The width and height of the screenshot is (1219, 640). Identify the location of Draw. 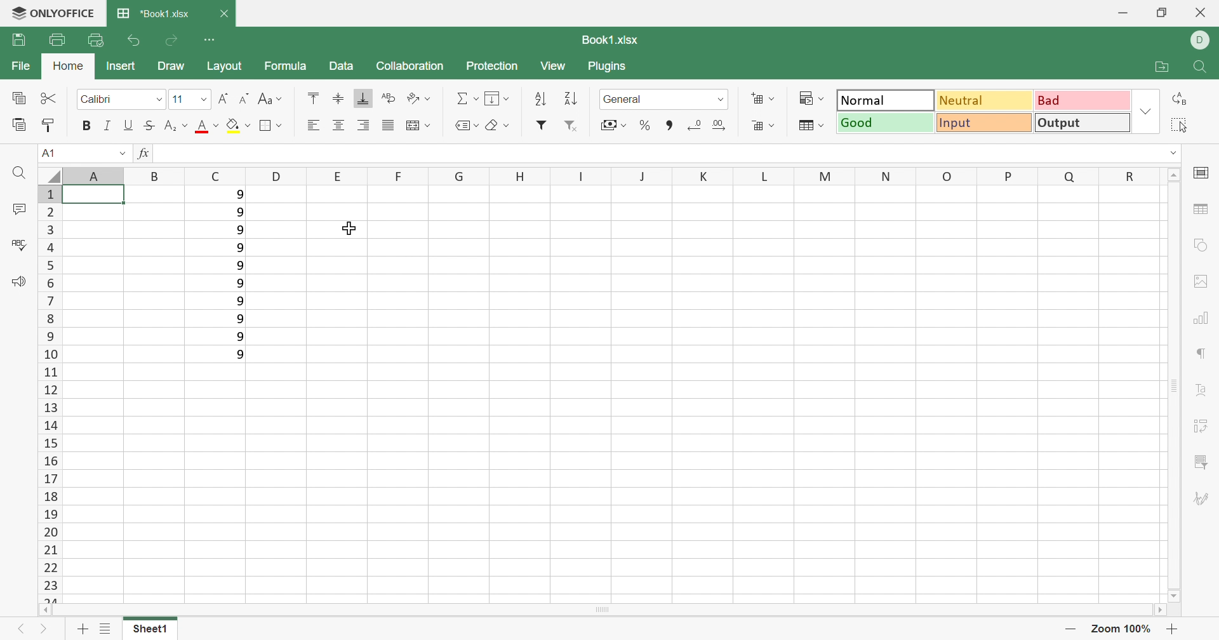
(172, 67).